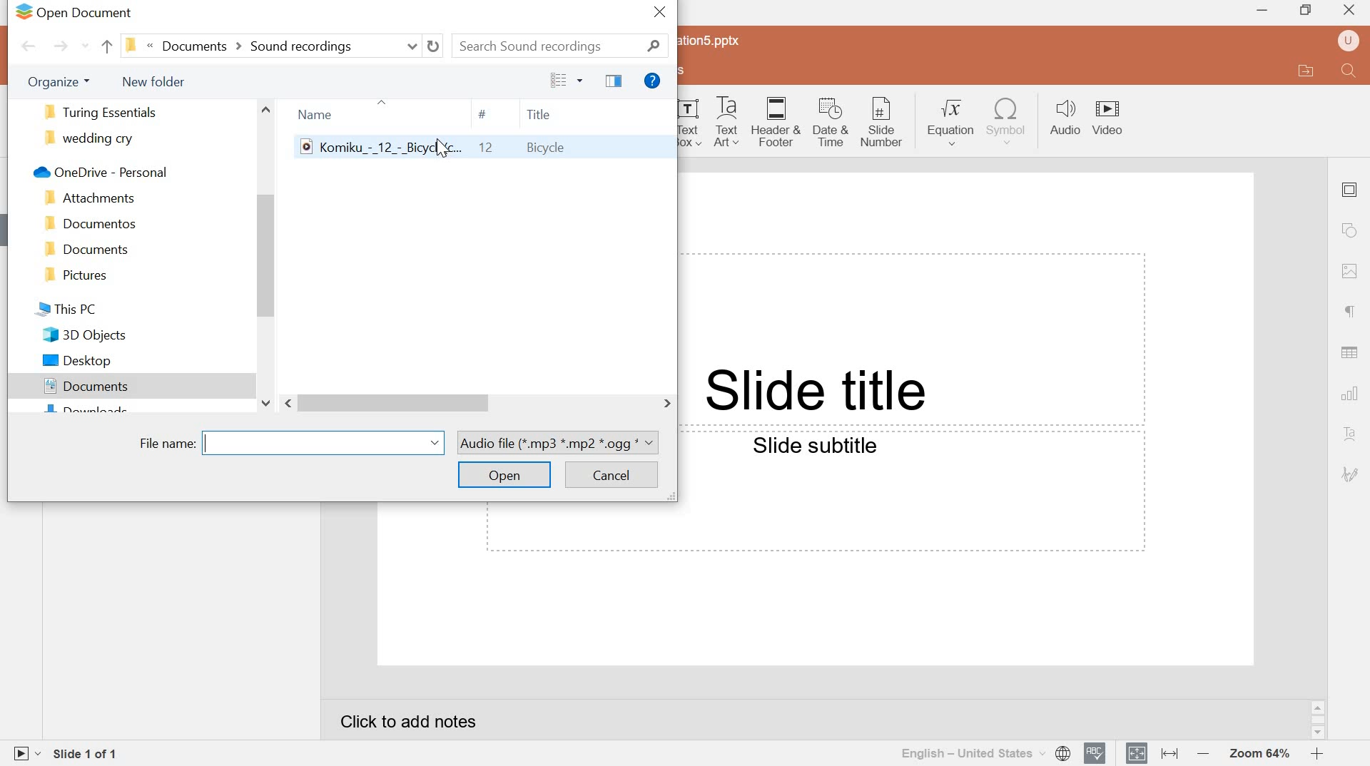 This screenshot has width=1370, height=766. What do you see at coordinates (1107, 108) in the screenshot?
I see `Video` at bounding box center [1107, 108].